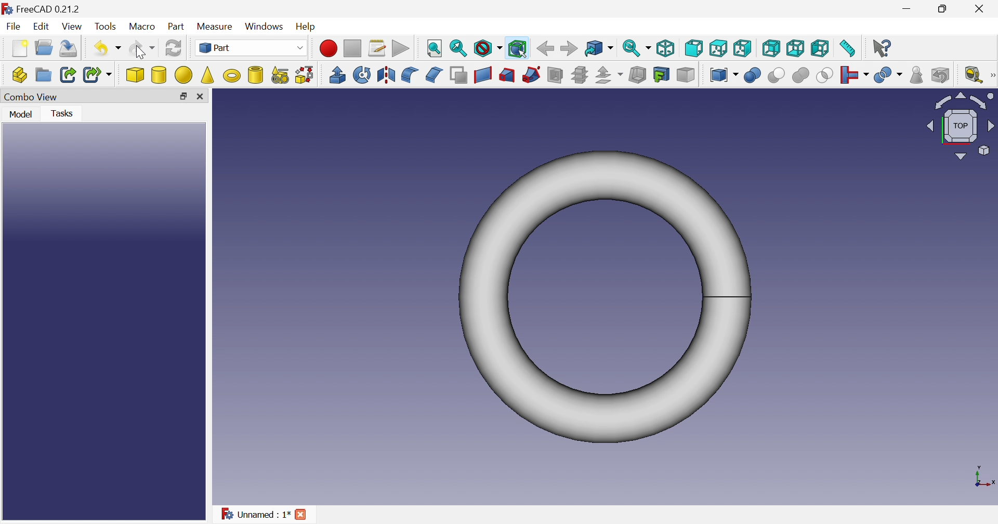  What do you see at coordinates (961, 128) in the screenshot?
I see `Viewing angle` at bounding box center [961, 128].